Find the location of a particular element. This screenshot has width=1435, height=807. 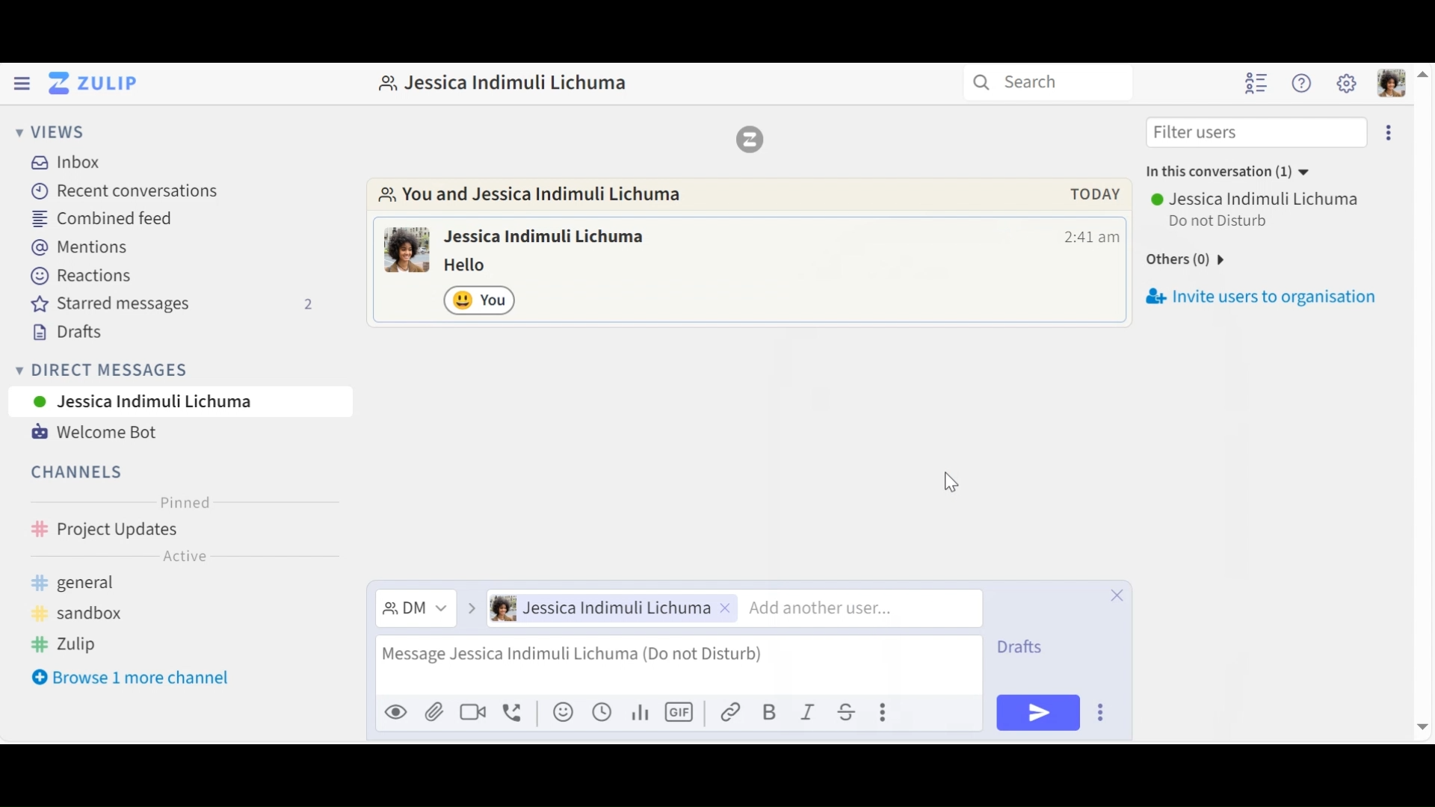

Combined Feed is located at coordinates (107, 218).